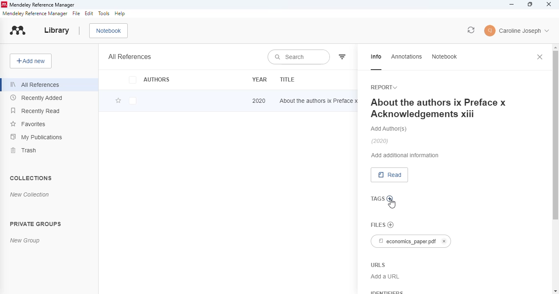 The height and width of the screenshot is (294, 559). I want to click on all references, so click(35, 84).